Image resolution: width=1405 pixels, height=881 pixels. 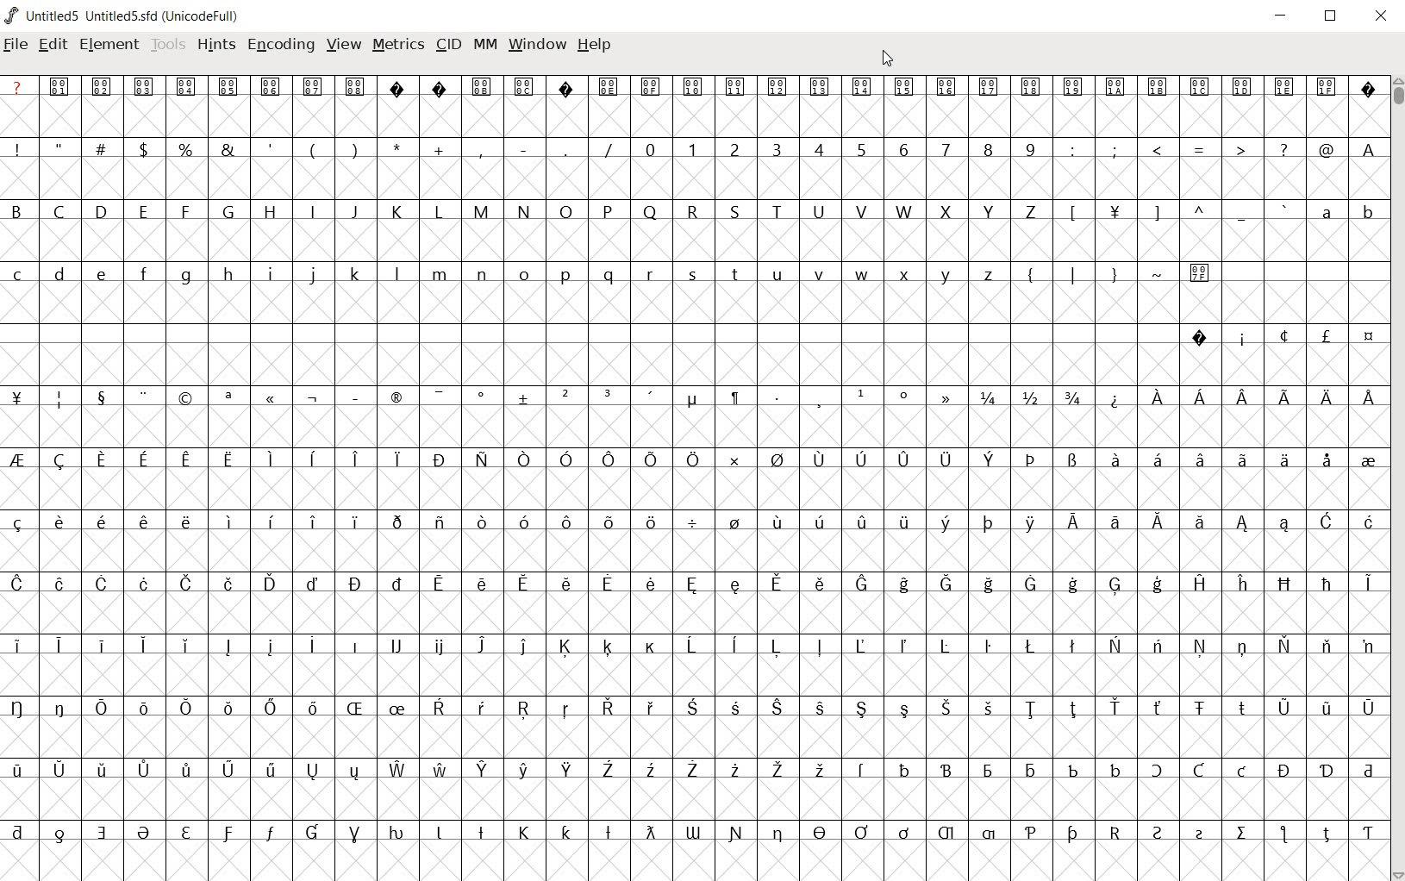 I want to click on Symbol, so click(x=1158, y=647).